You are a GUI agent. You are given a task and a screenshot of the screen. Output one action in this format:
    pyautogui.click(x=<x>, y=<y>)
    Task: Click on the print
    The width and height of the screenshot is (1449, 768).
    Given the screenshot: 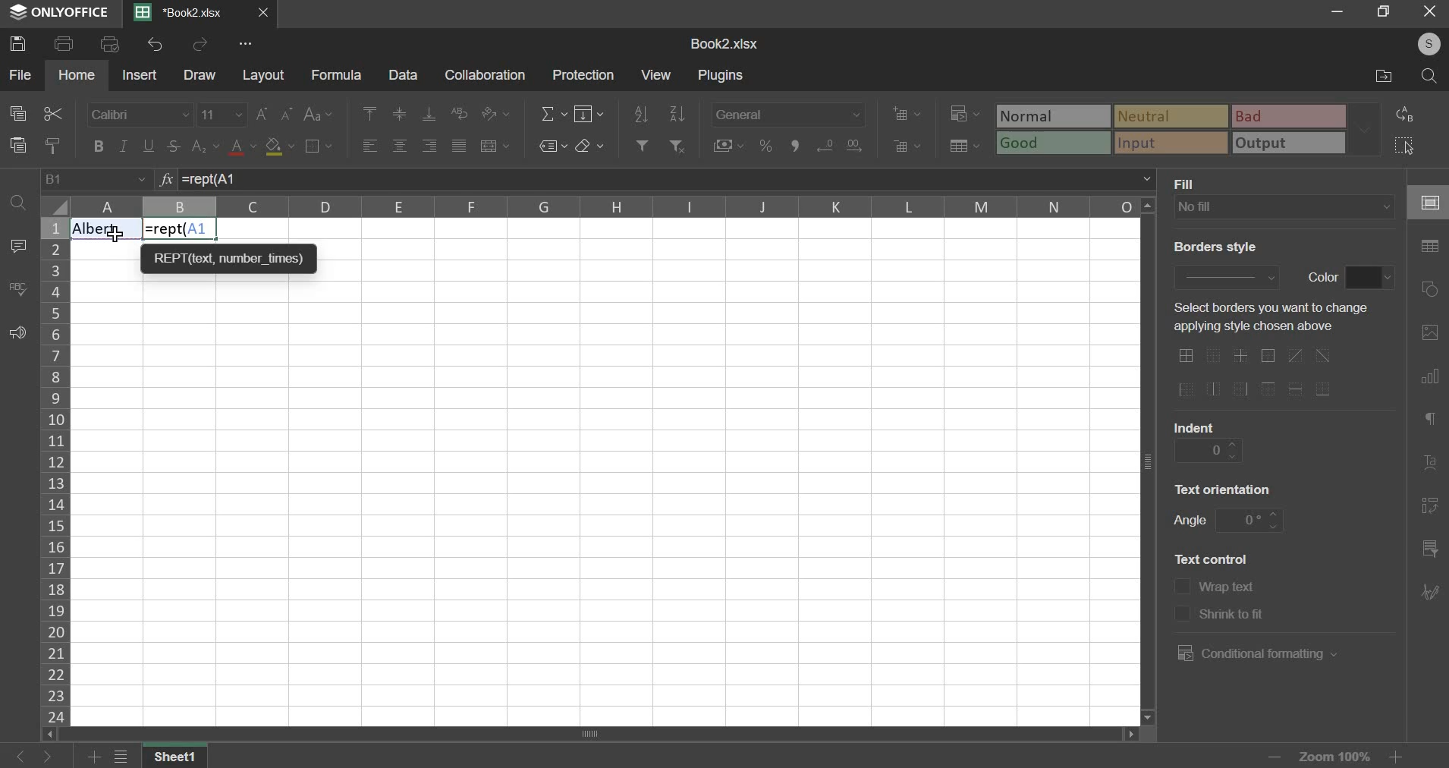 What is the action you would take?
    pyautogui.click(x=64, y=42)
    